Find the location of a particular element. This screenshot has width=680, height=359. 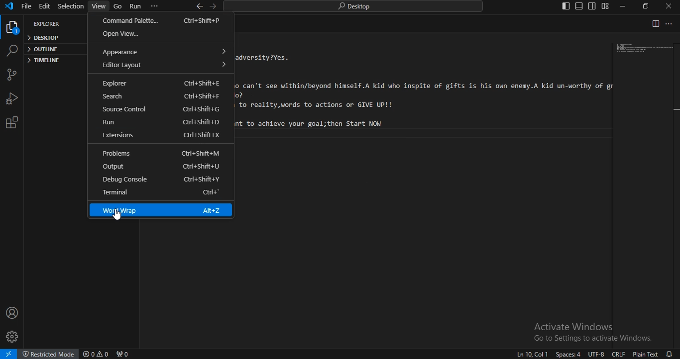

toggle primary side is located at coordinates (567, 6).